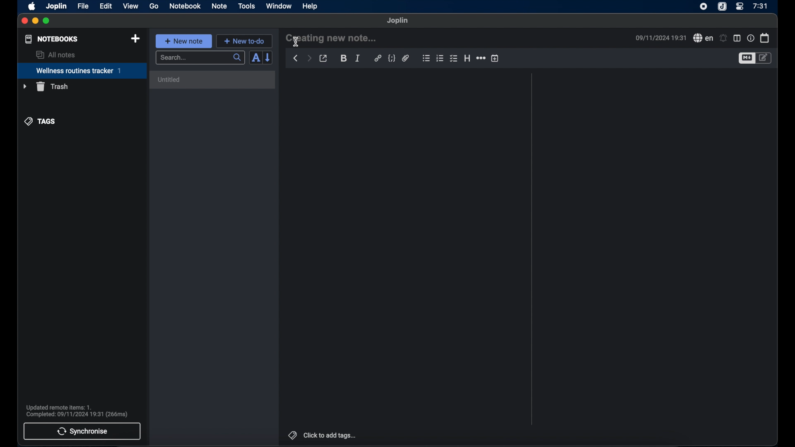  What do you see at coordinates (344, 59) in the screenshot?
I see `bold` at bounding box center [344, 59].